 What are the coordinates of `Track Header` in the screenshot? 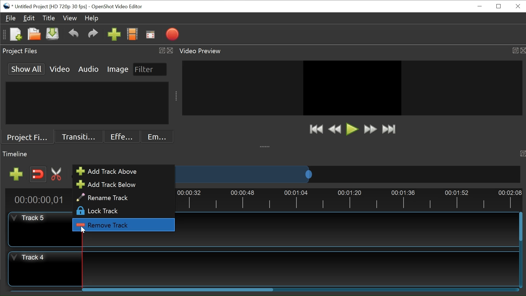 It's located at (34, 229).